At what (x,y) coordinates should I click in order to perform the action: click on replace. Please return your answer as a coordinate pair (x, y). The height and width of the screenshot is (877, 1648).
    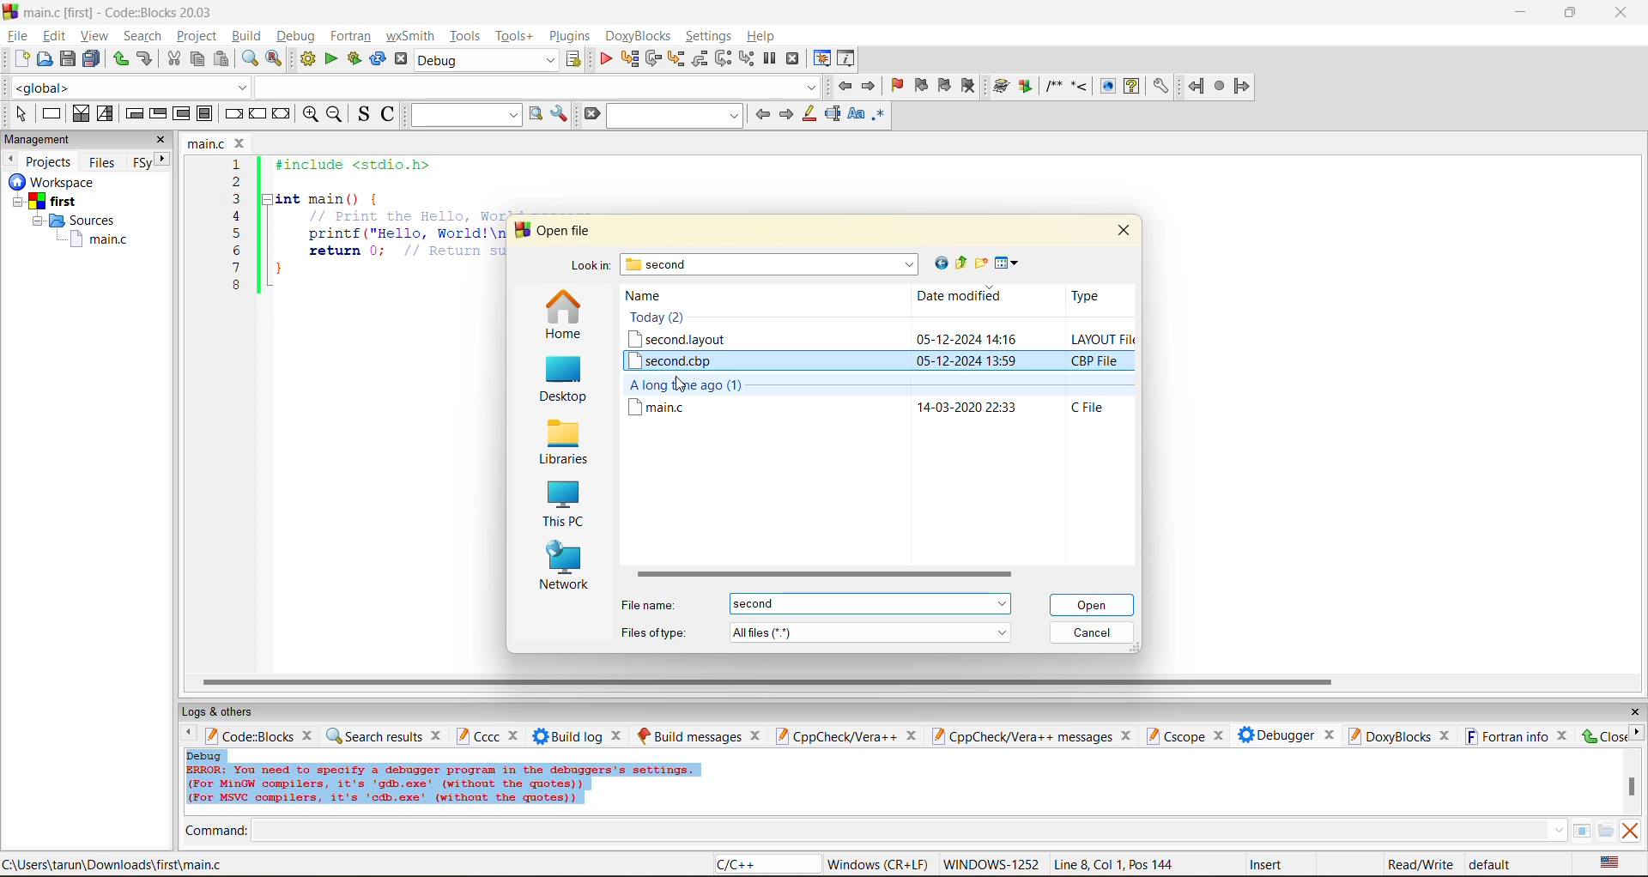
    Looking at the image, I should click on (275, 58).